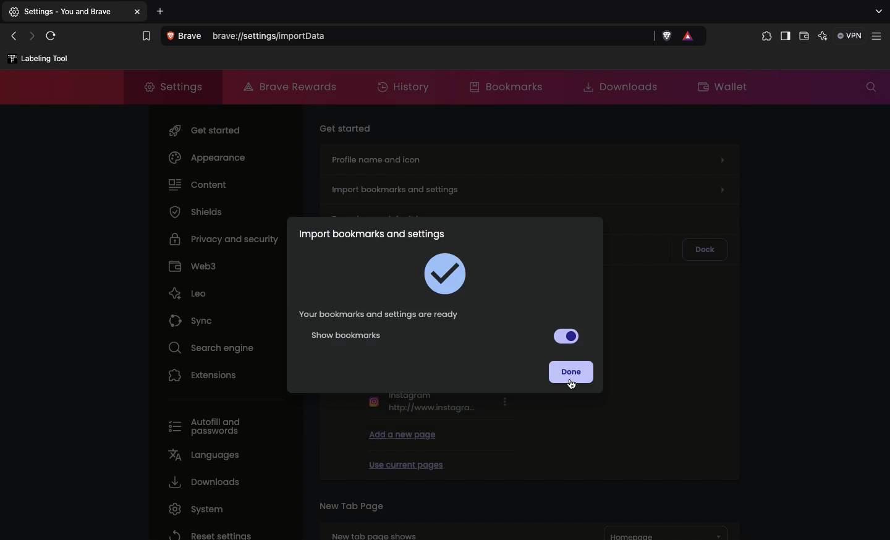 Image resolution: width=890 pixels, height=540 pixels. I want to click on Languages, so click(202, 454).